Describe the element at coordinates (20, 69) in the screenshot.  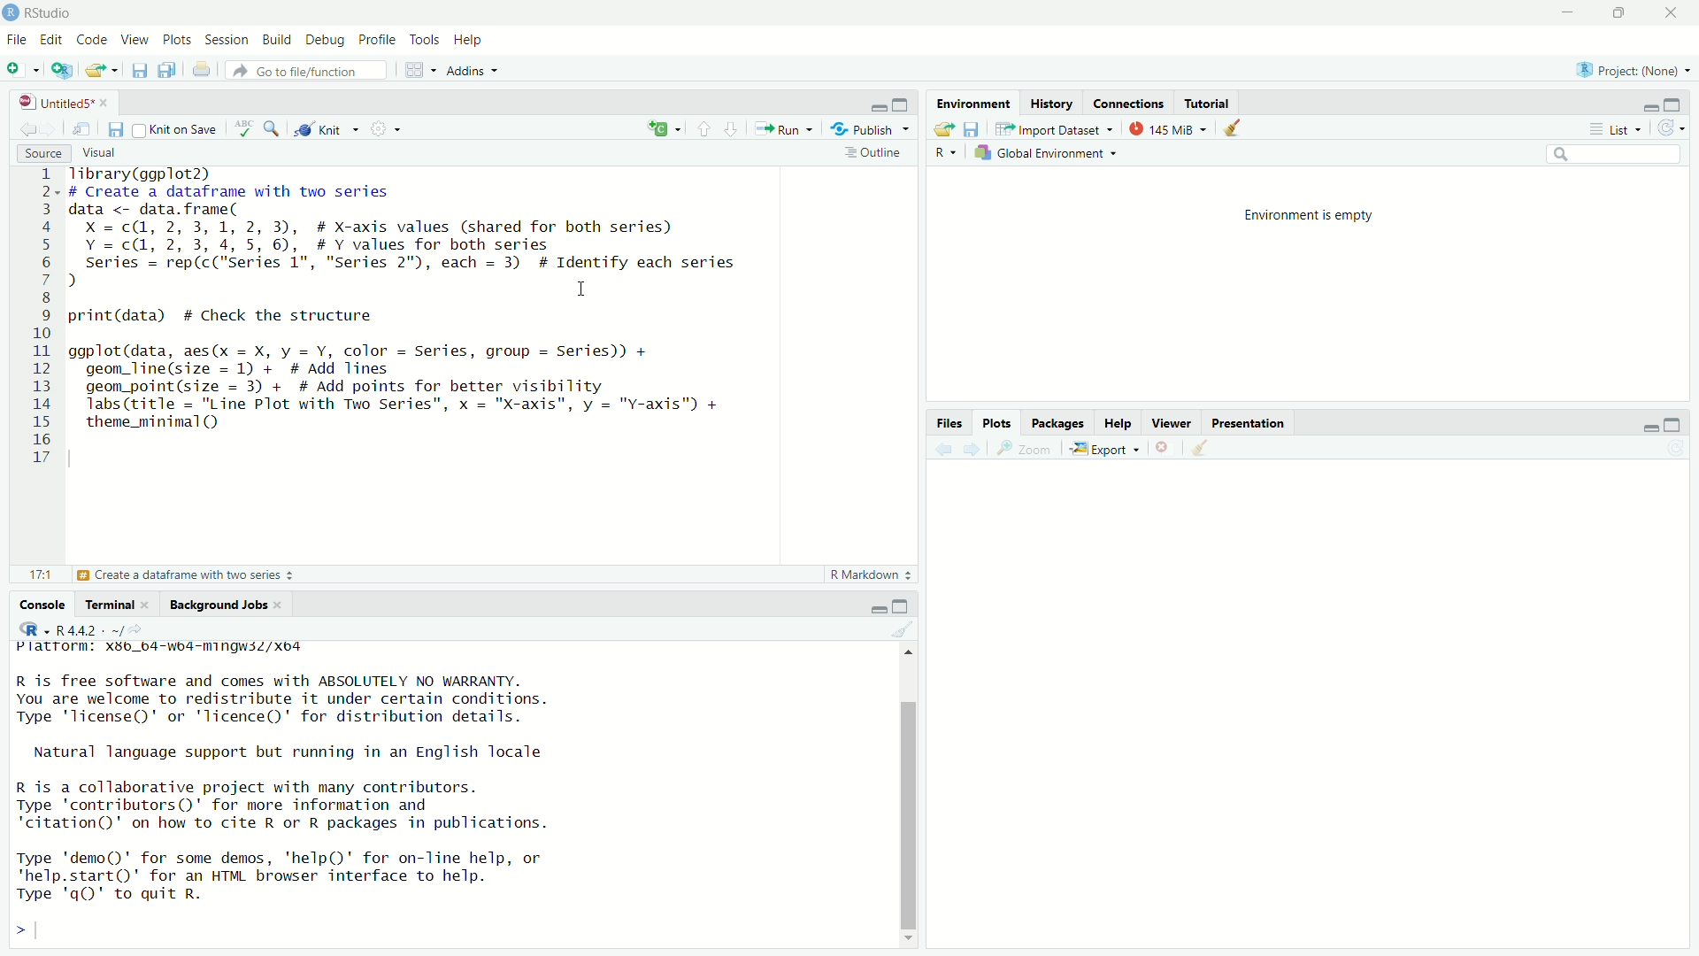
I see `New file` at that location.